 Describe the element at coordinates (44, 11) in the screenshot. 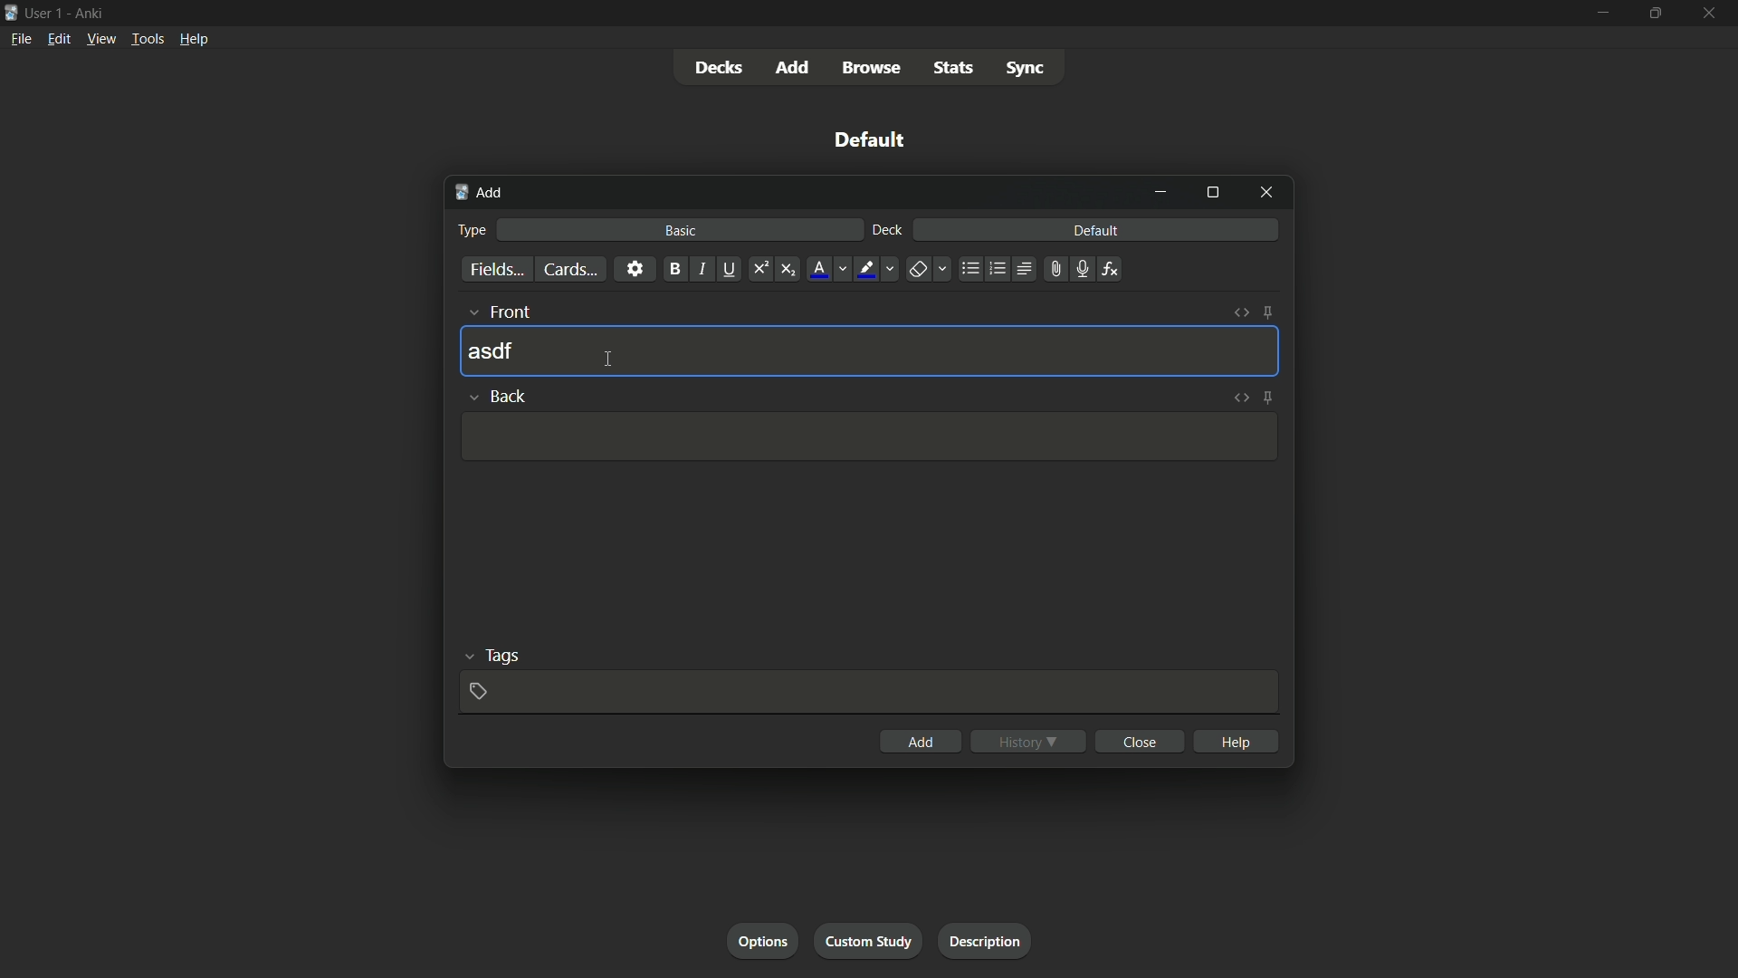

I see `user-1` at that location.